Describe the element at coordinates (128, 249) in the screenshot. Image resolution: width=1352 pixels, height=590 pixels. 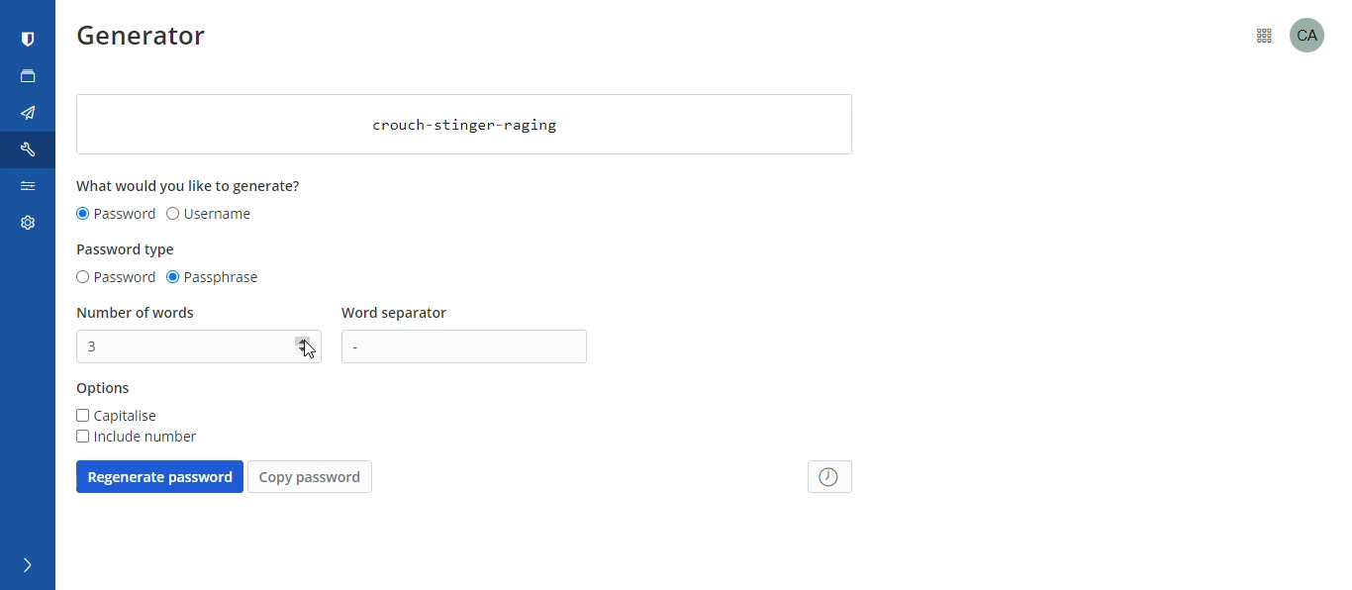
I see `password type` at that location.